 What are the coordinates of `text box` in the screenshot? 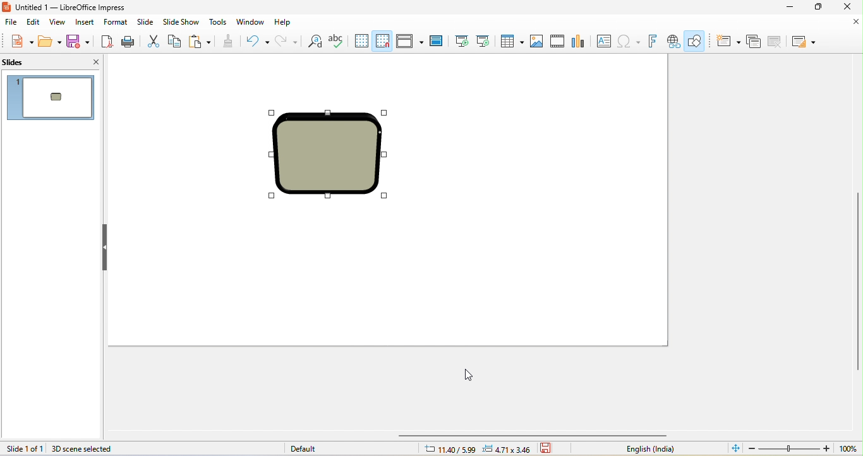 It's located at (605, 42).